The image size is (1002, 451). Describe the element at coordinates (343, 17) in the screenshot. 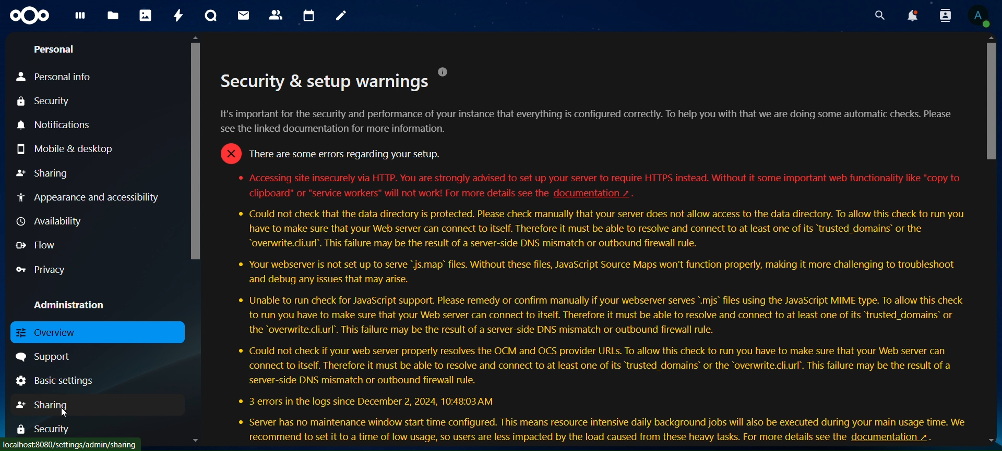

I see `notes` at that location.